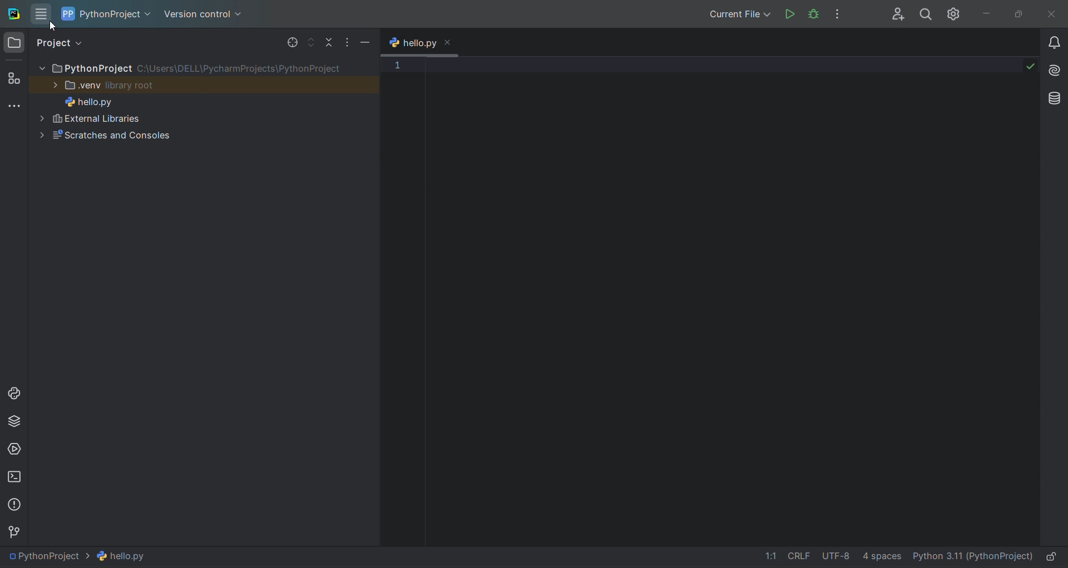  I want to click on file path, so click(81, 557).